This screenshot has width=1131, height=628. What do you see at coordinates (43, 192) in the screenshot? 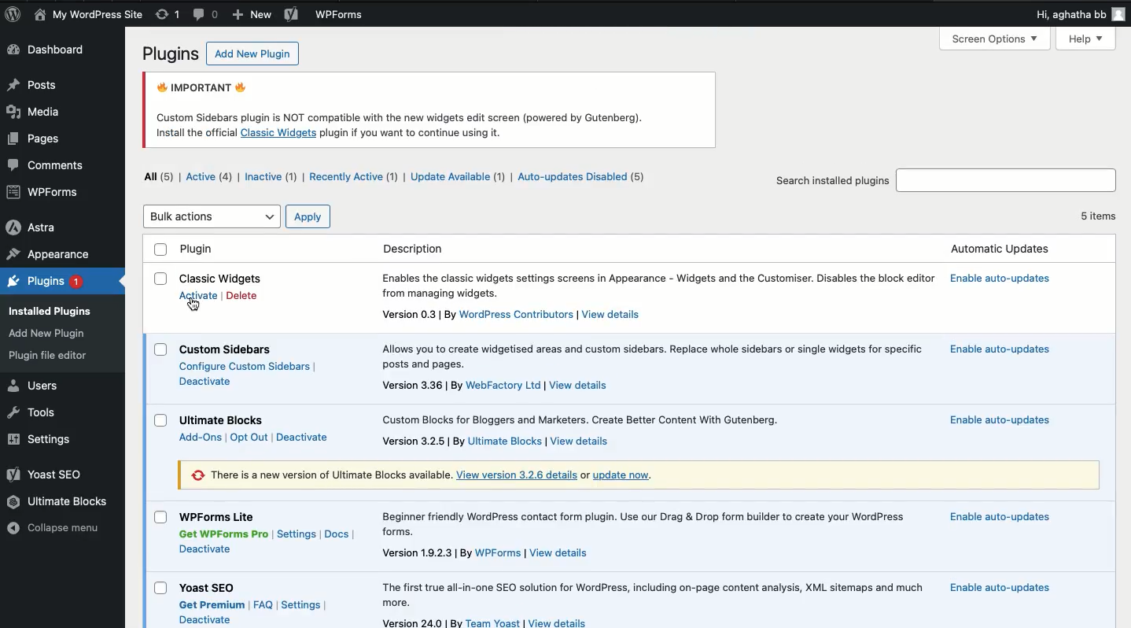
I see `WPForms` at bounding box center [43, 192].